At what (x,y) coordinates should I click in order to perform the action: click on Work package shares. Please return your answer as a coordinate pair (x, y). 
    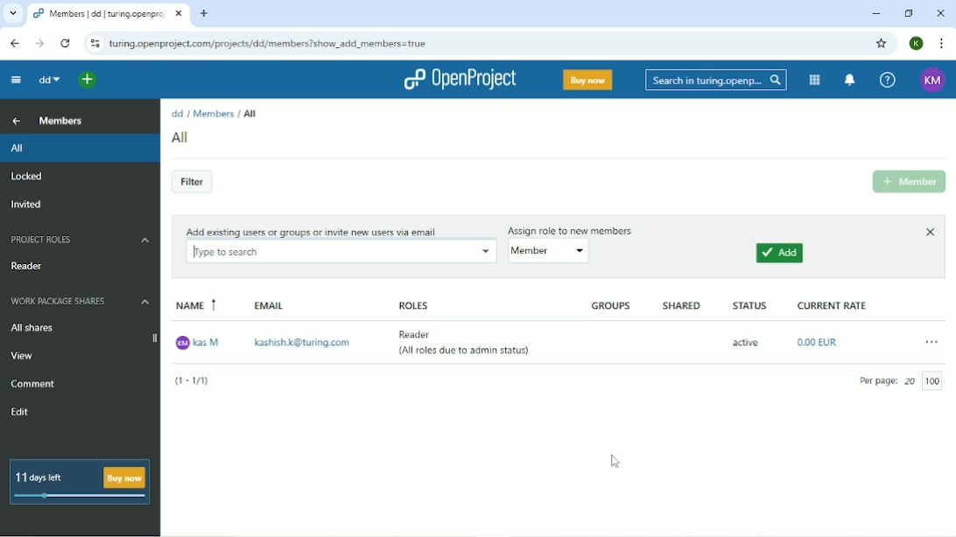
    Looking at the image, I should click on (81, 302).